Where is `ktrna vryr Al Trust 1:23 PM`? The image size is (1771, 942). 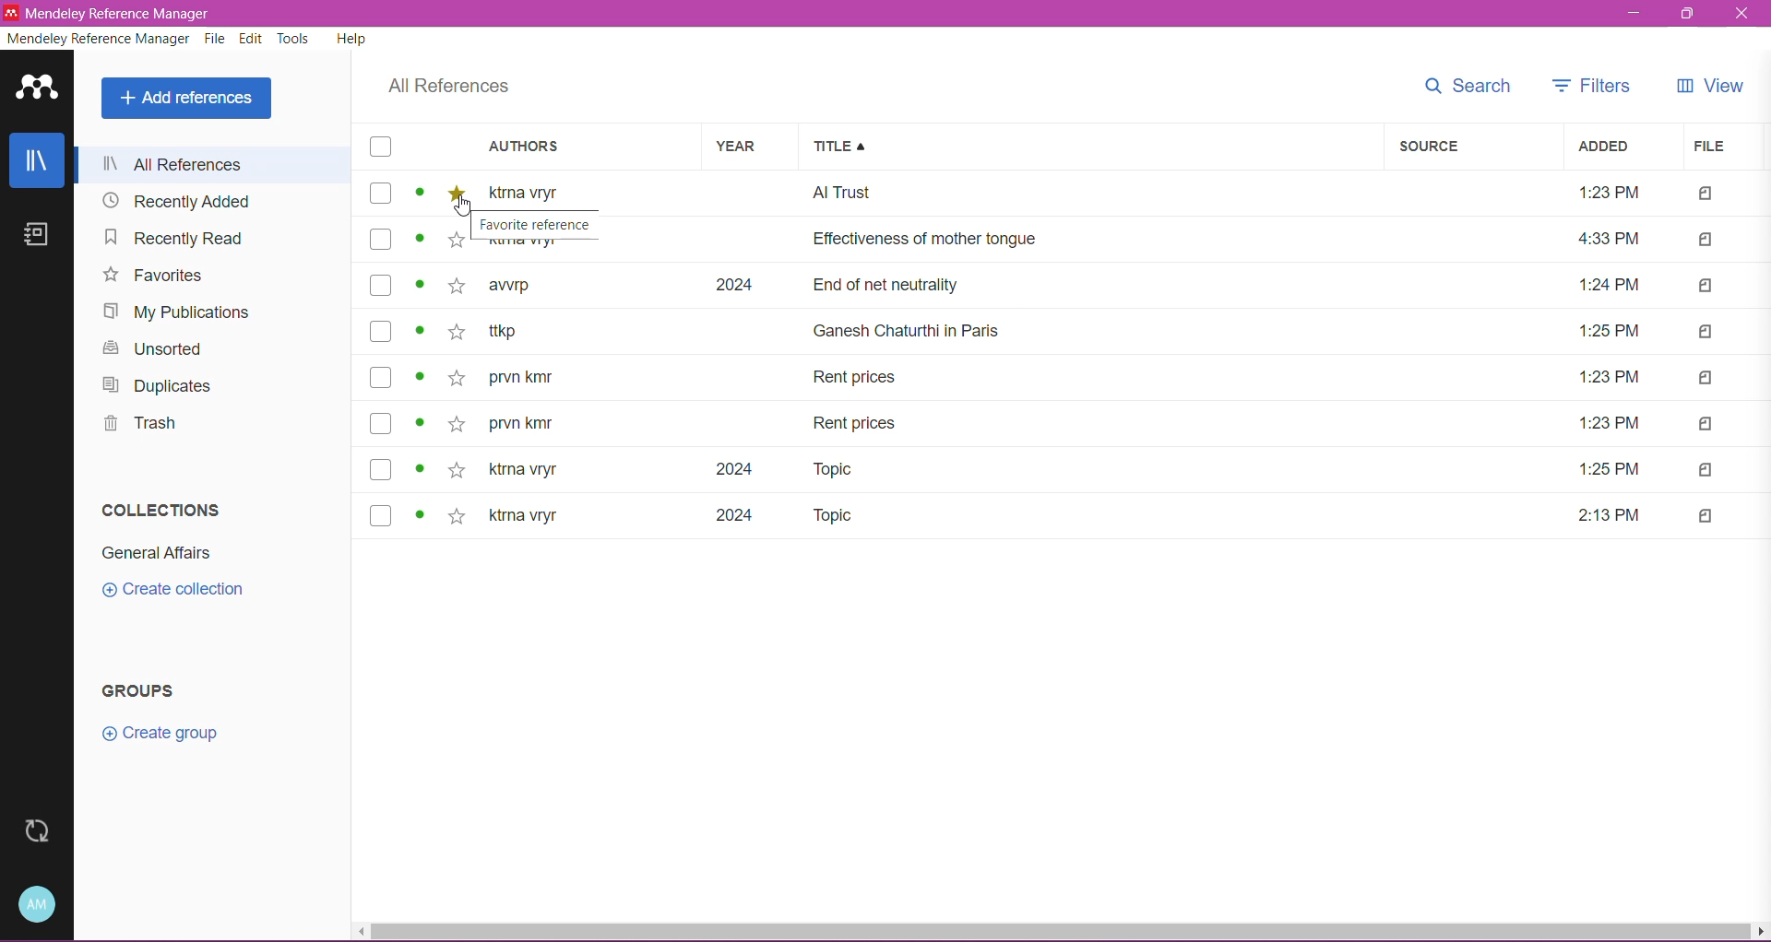 ktrna vryr Al Trust 1:23 PM is located at coordinates (1065, 193).